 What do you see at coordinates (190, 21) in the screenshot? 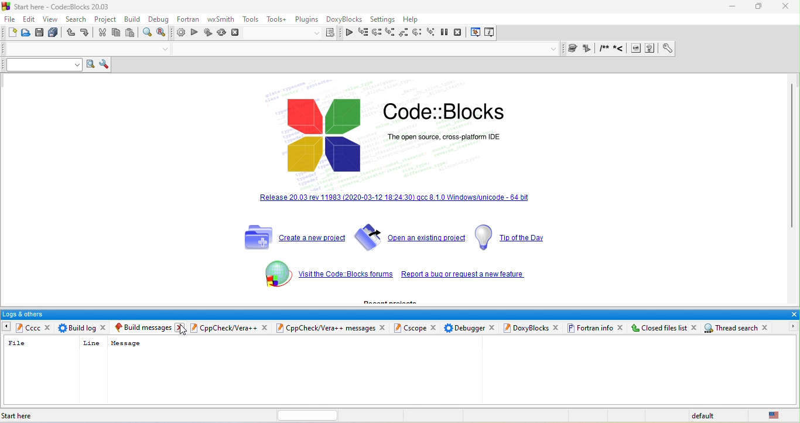
I see `fortran` at bounding box center [190, 21].